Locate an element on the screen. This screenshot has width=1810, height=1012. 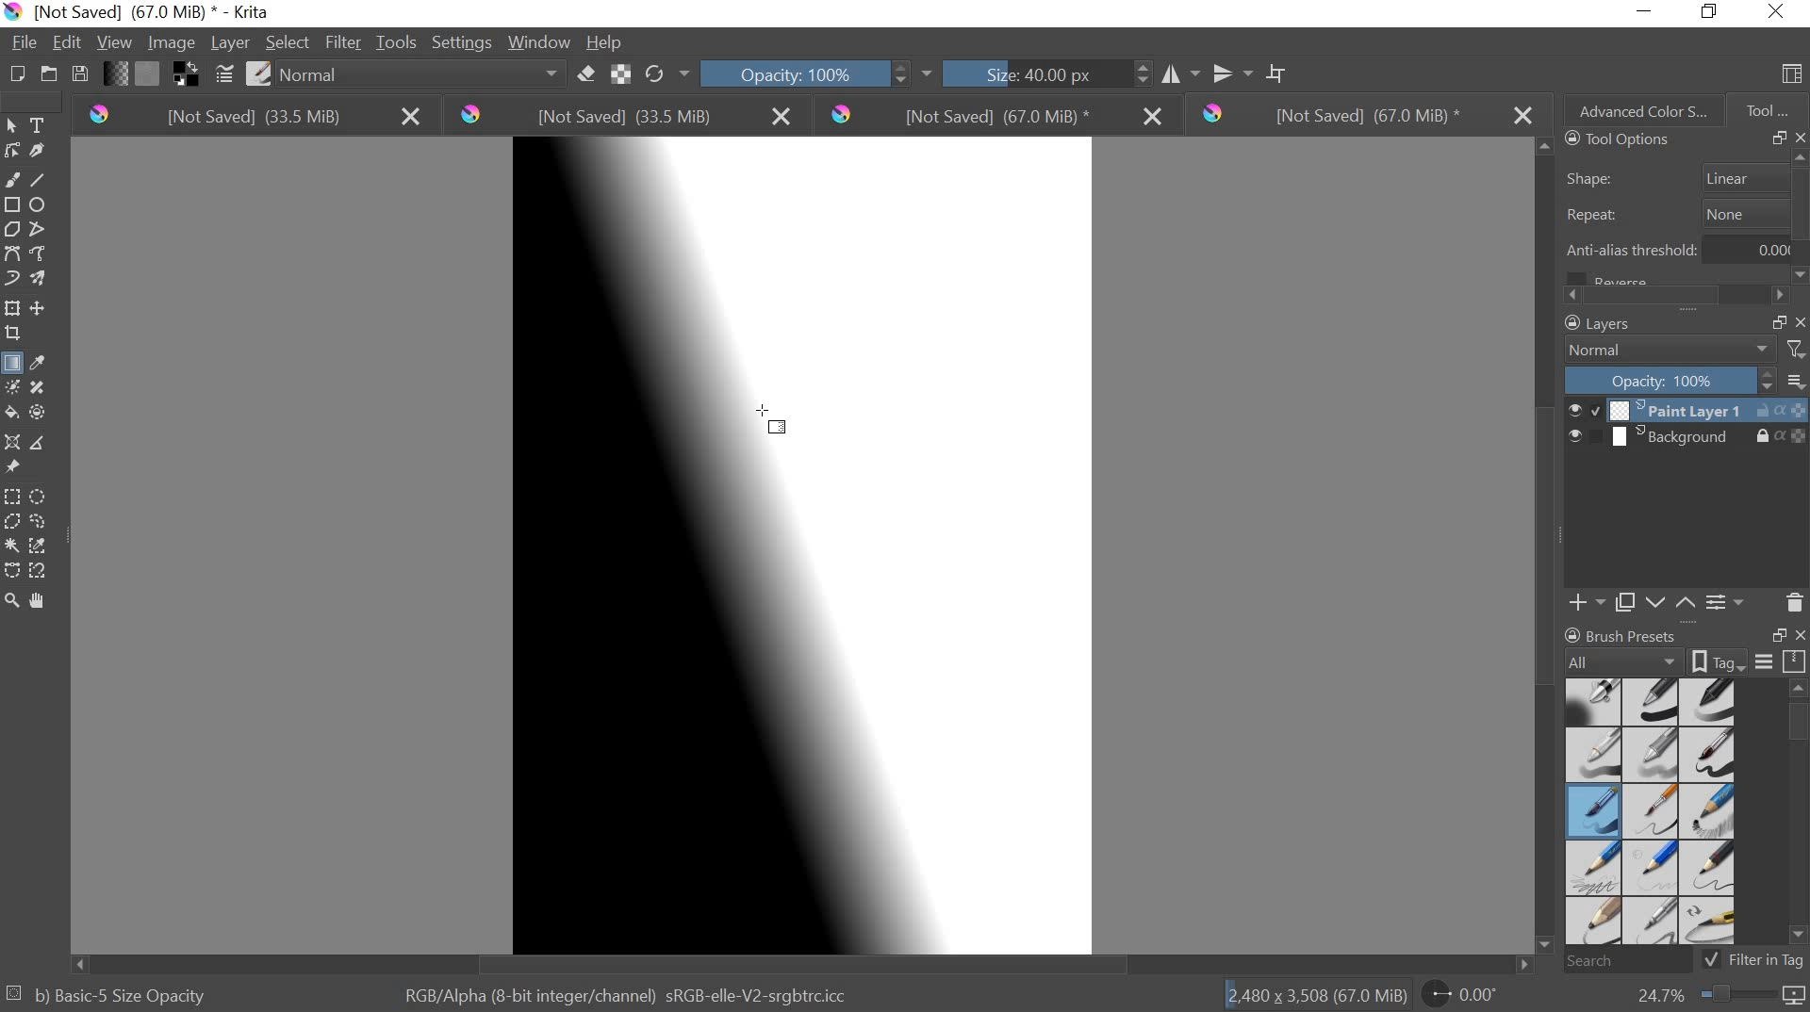
assistant tool is located at coordinates (11, 441).